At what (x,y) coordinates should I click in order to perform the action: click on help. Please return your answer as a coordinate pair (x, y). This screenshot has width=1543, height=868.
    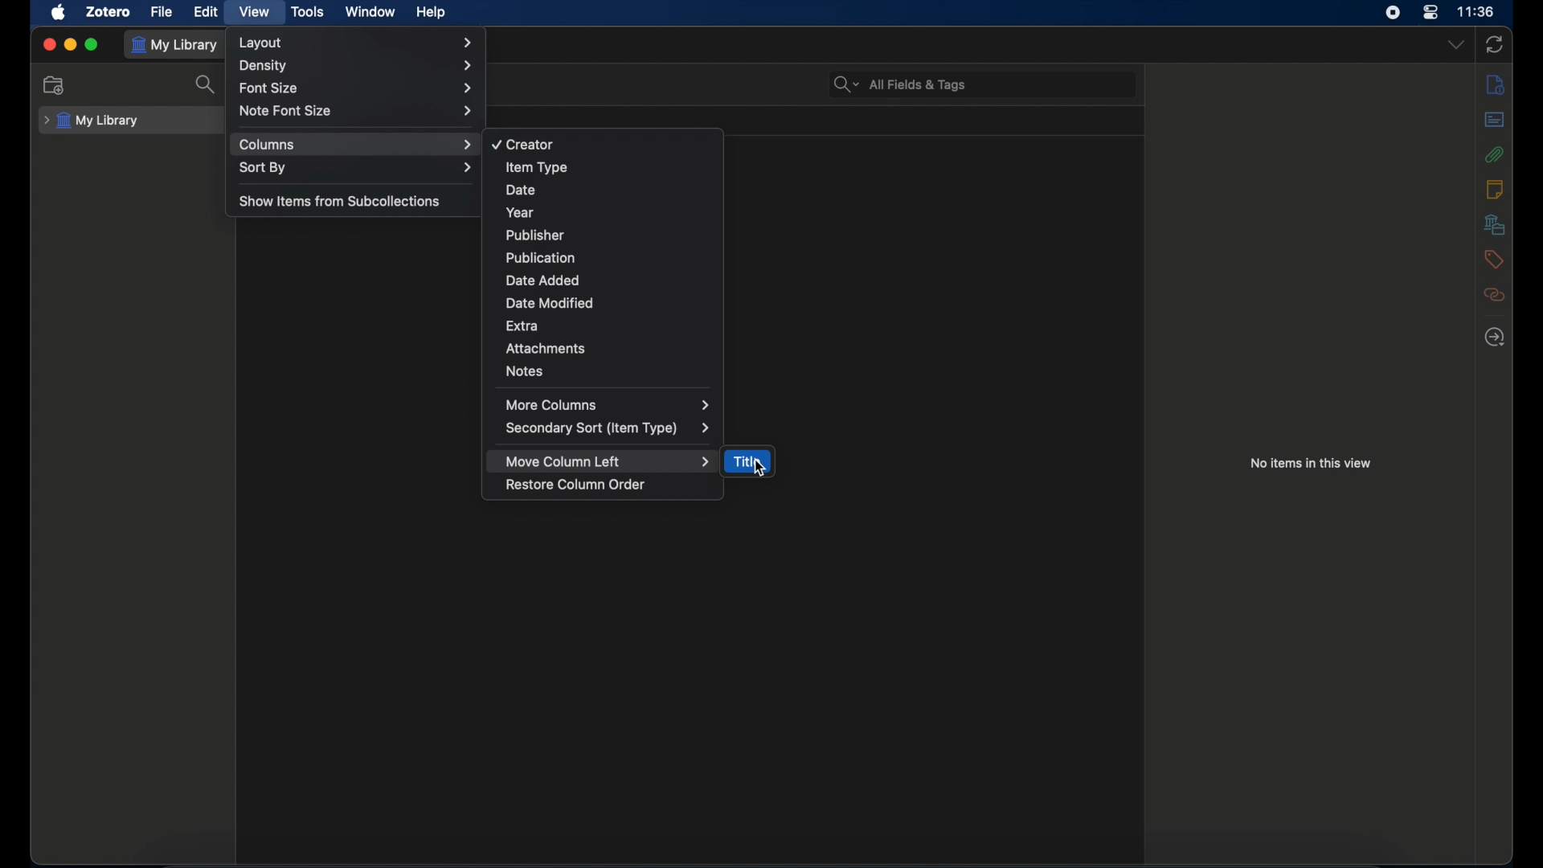
    Looking at the image, I should click on (431, 13).